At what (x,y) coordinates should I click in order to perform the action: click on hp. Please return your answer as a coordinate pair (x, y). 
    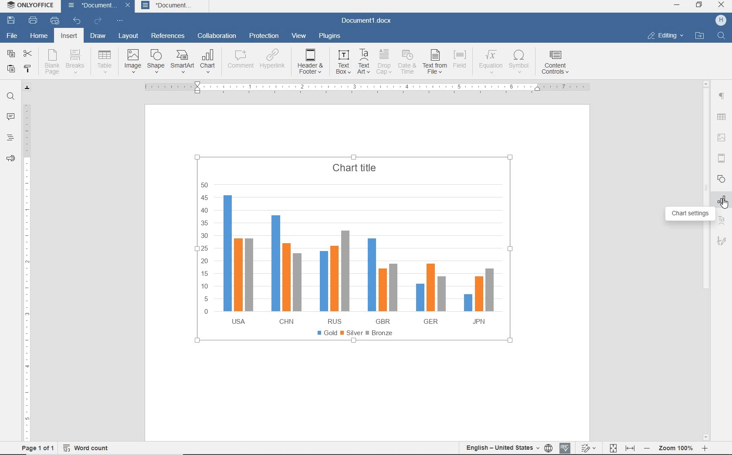
    Looking at the image, I should click on (721, 20).